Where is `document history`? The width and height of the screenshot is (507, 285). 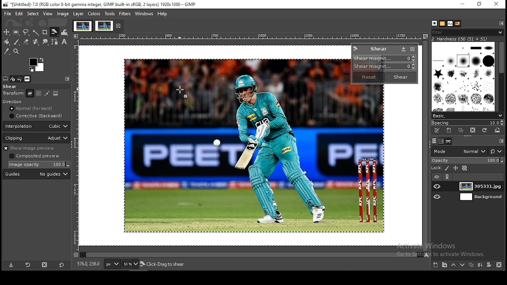
document history is located at coordinates (457, 24).